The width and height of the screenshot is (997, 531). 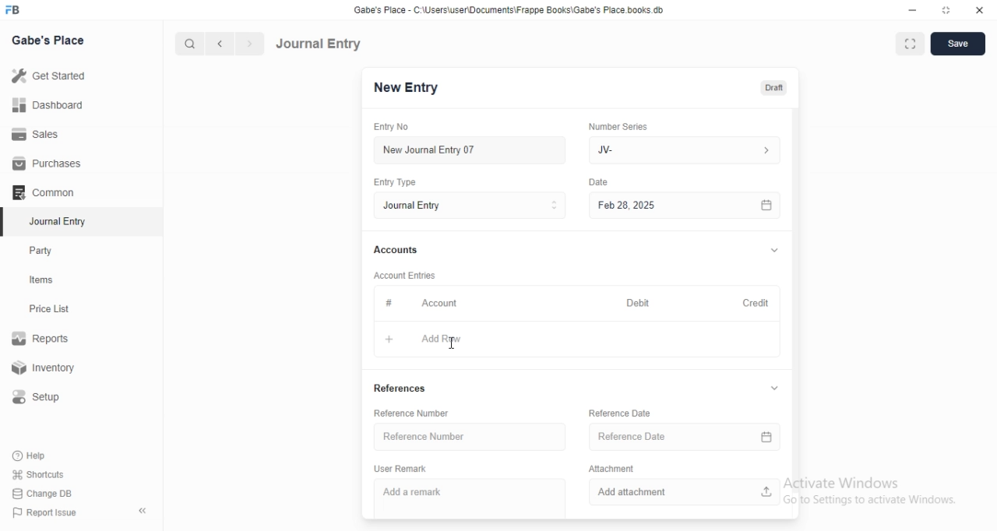 What do you see at coordinates (774, 248) in the screenshot?
I see `v` at bounding box center [774, 248].